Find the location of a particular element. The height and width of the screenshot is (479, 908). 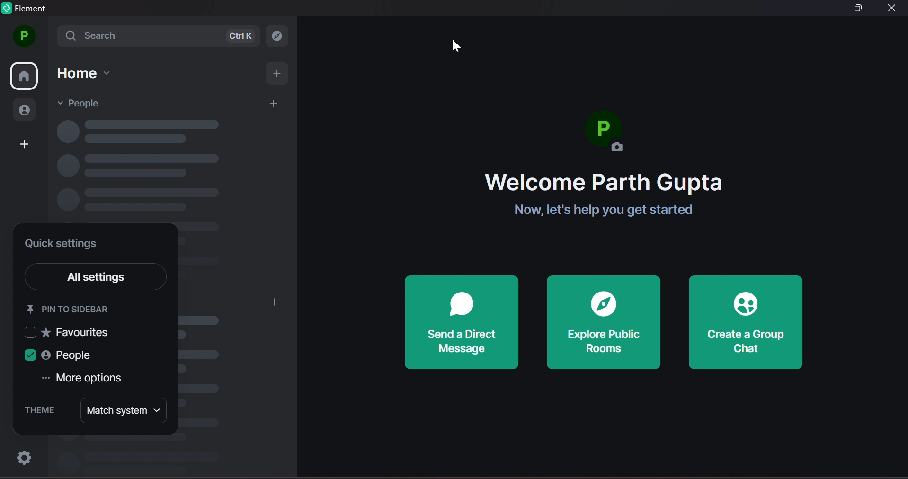

search is located at coordinates (161, 35).